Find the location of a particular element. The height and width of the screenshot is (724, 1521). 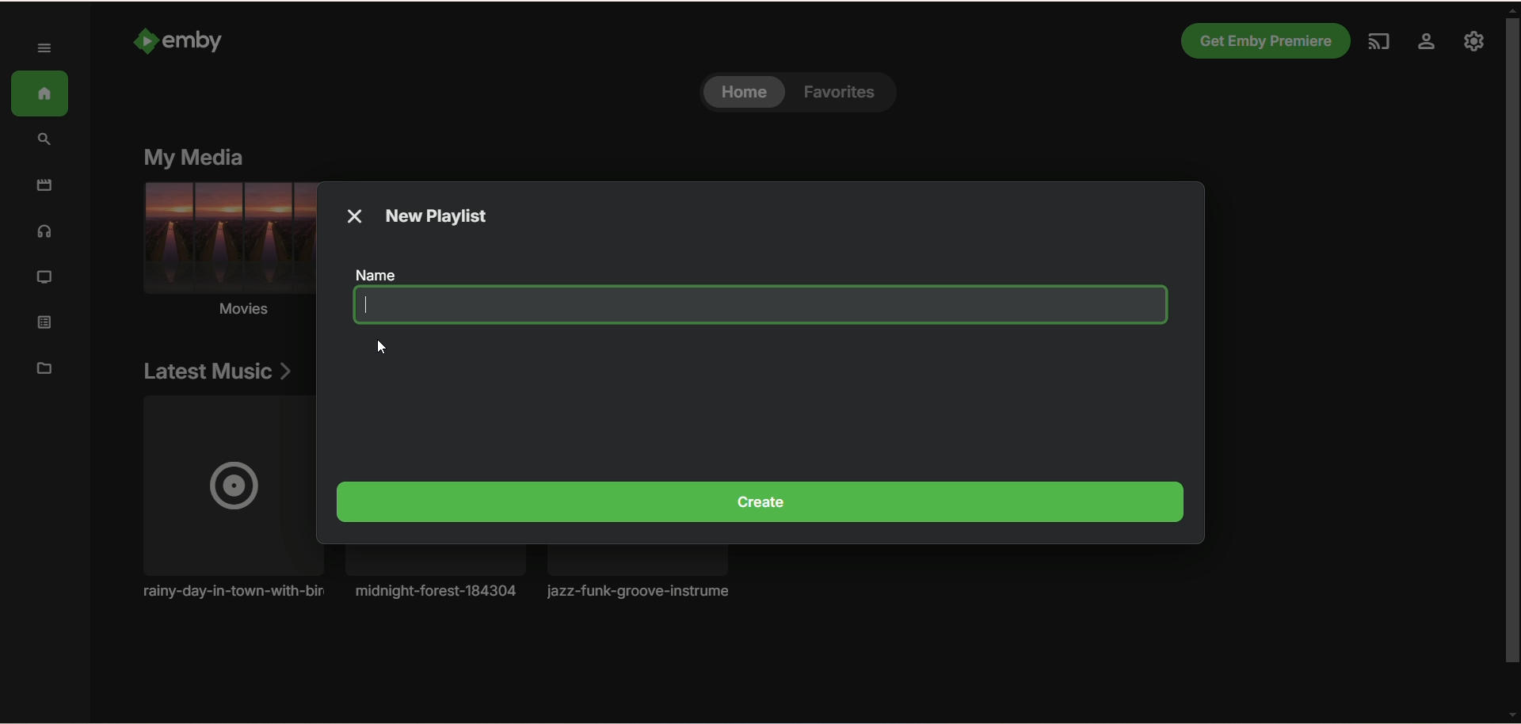

playlist is located at coordinates (50, 324).